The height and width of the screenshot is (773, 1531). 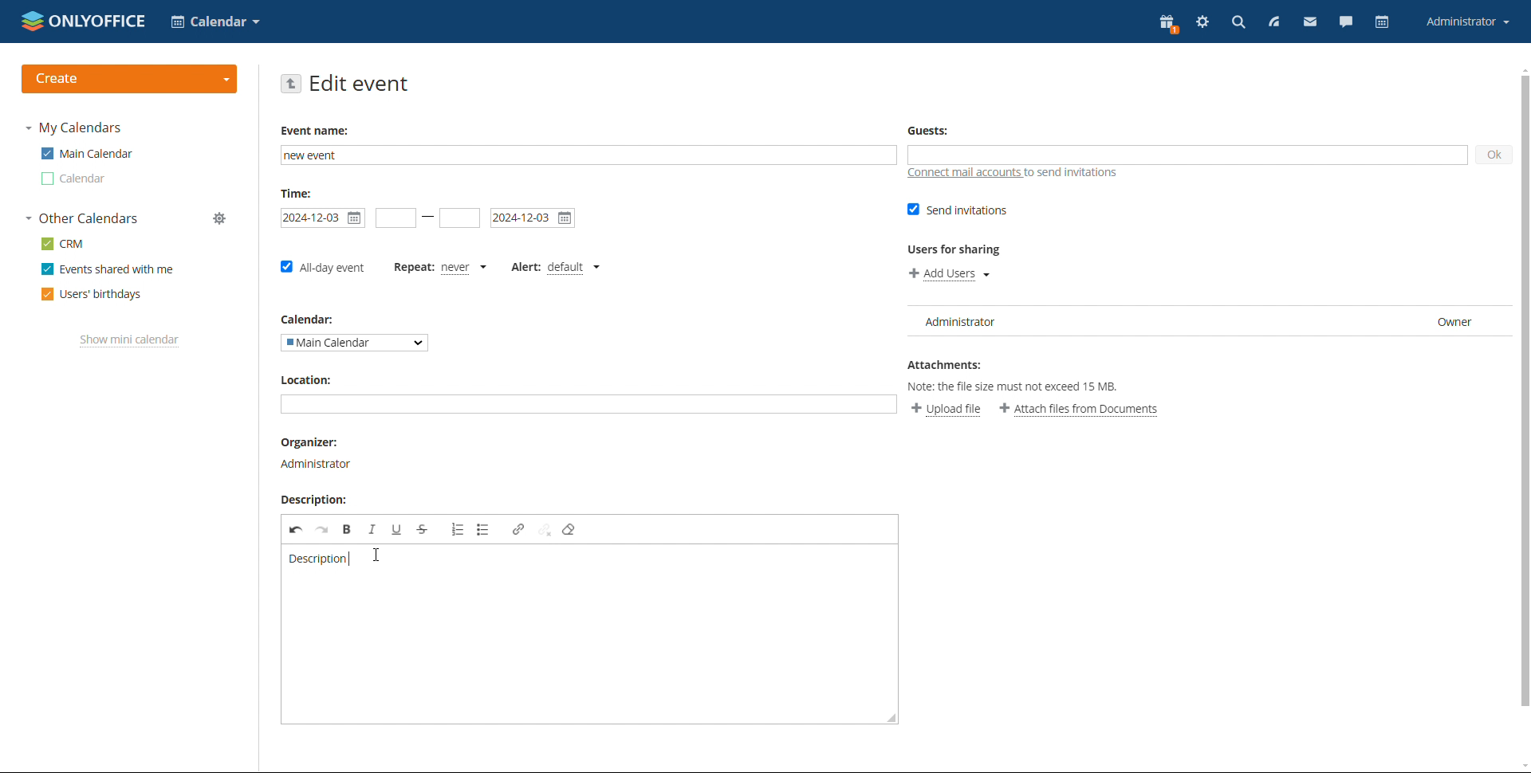 I want to click on start date, so click(x=324, y=218).